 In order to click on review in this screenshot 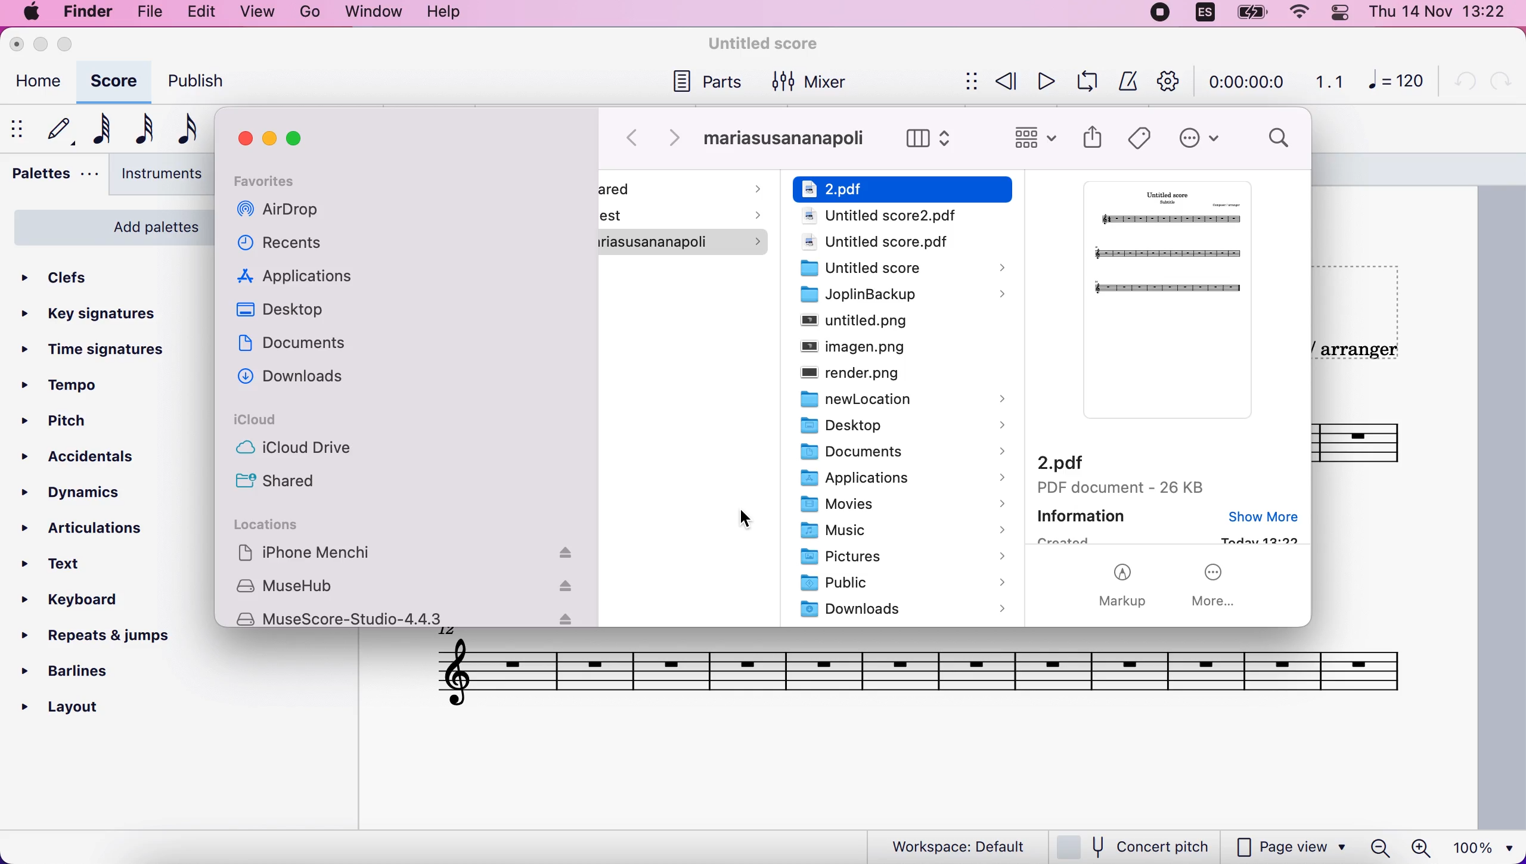, I will do `click(1004, 83)`.